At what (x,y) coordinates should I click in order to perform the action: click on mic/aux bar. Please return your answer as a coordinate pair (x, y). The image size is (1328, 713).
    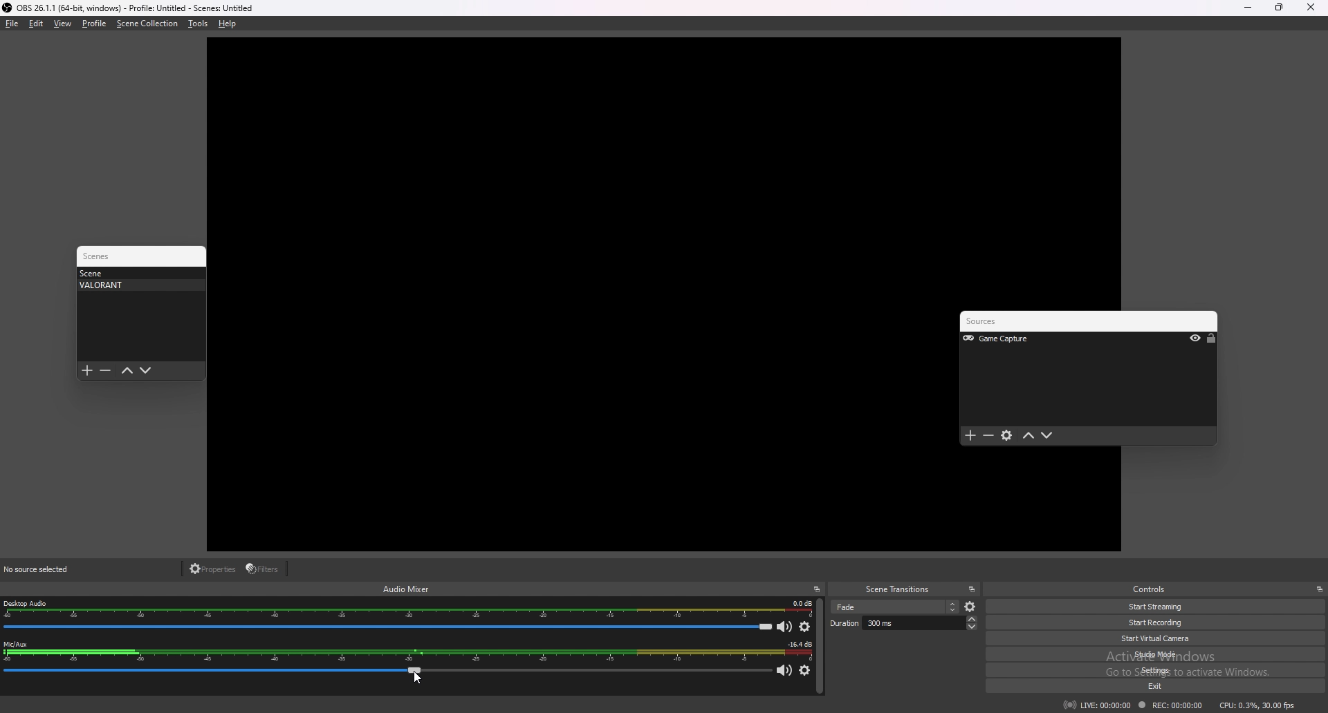
    Looking at the image, I should click on (388, 674).